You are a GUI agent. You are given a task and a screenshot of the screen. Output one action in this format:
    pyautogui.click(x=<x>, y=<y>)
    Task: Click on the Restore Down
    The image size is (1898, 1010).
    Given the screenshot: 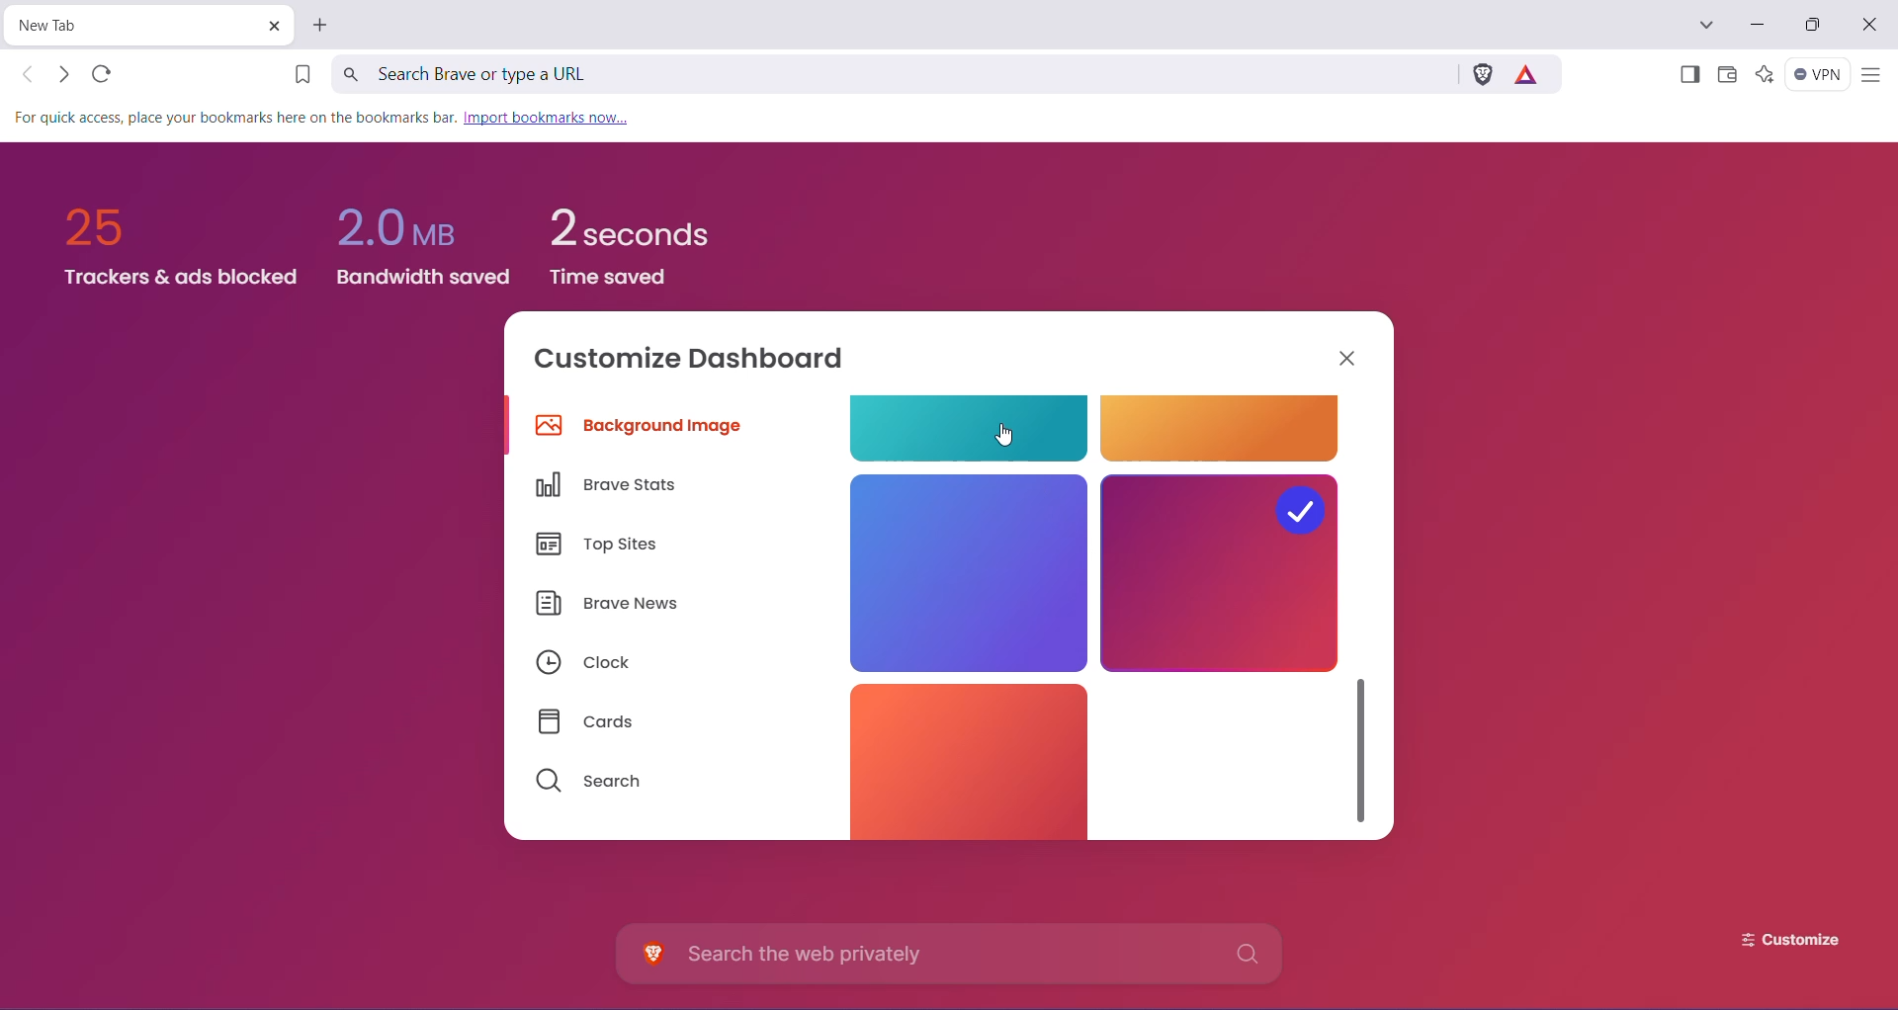 What is the action you would take?
    pyautogui.click(x=1817, y=25)
    